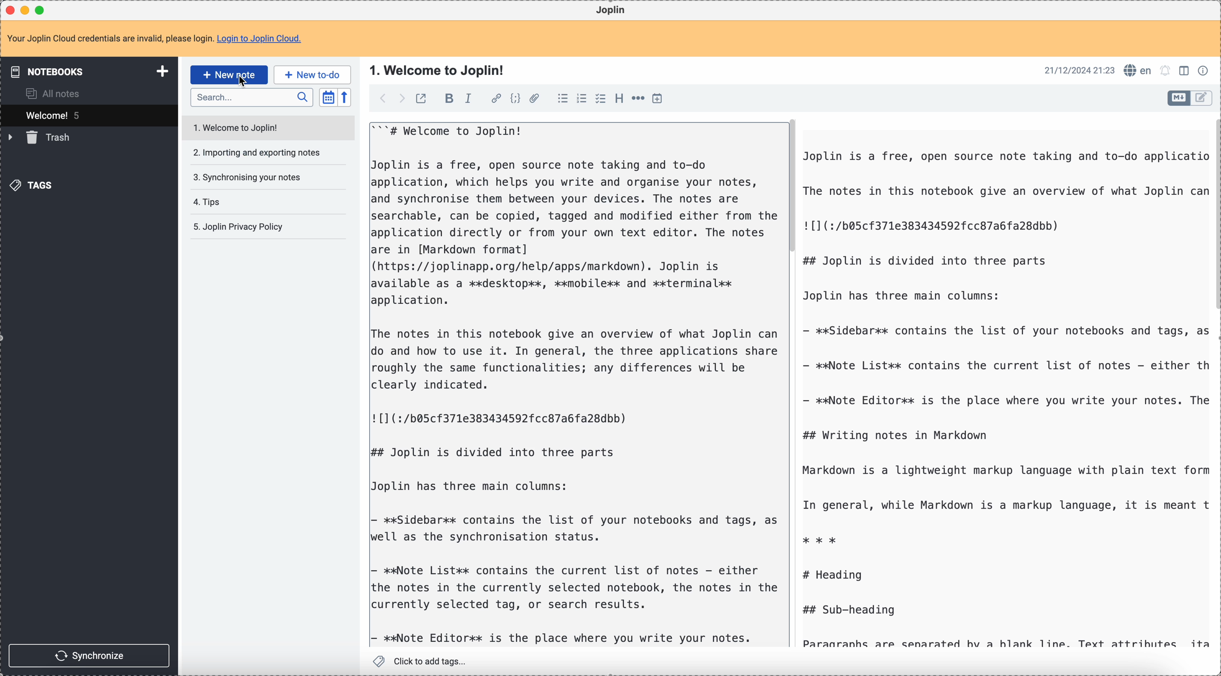 This screenshot has height=676, width=1221. I want to click on Joplin, so click(610, 10).